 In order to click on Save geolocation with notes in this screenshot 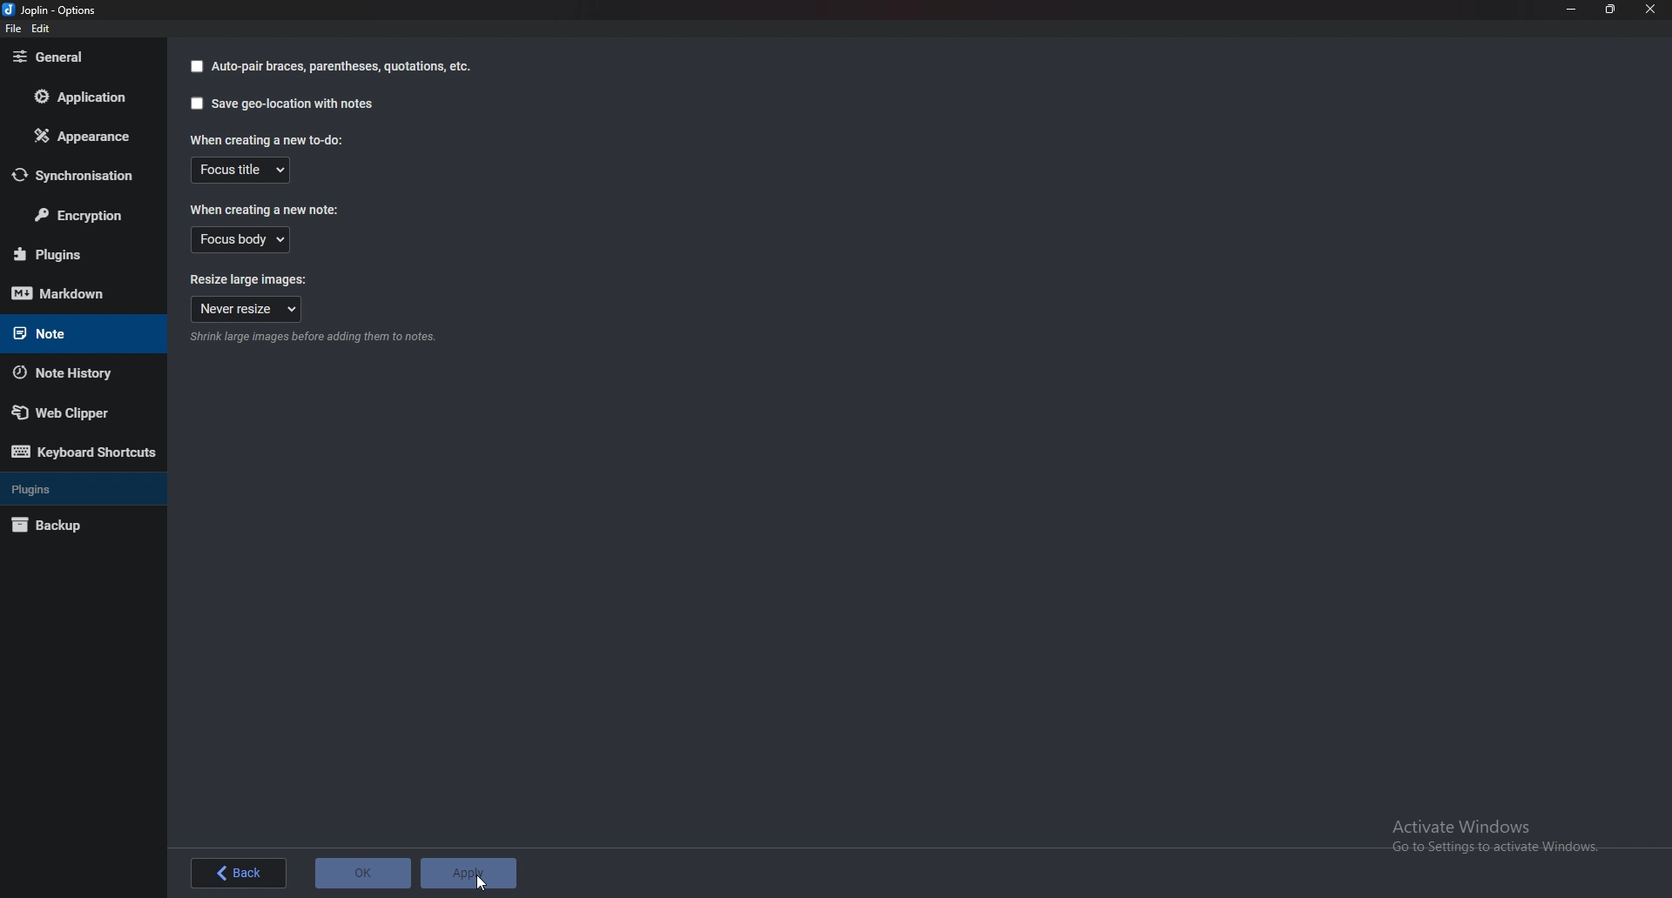, I will do `click(294, 104)`.